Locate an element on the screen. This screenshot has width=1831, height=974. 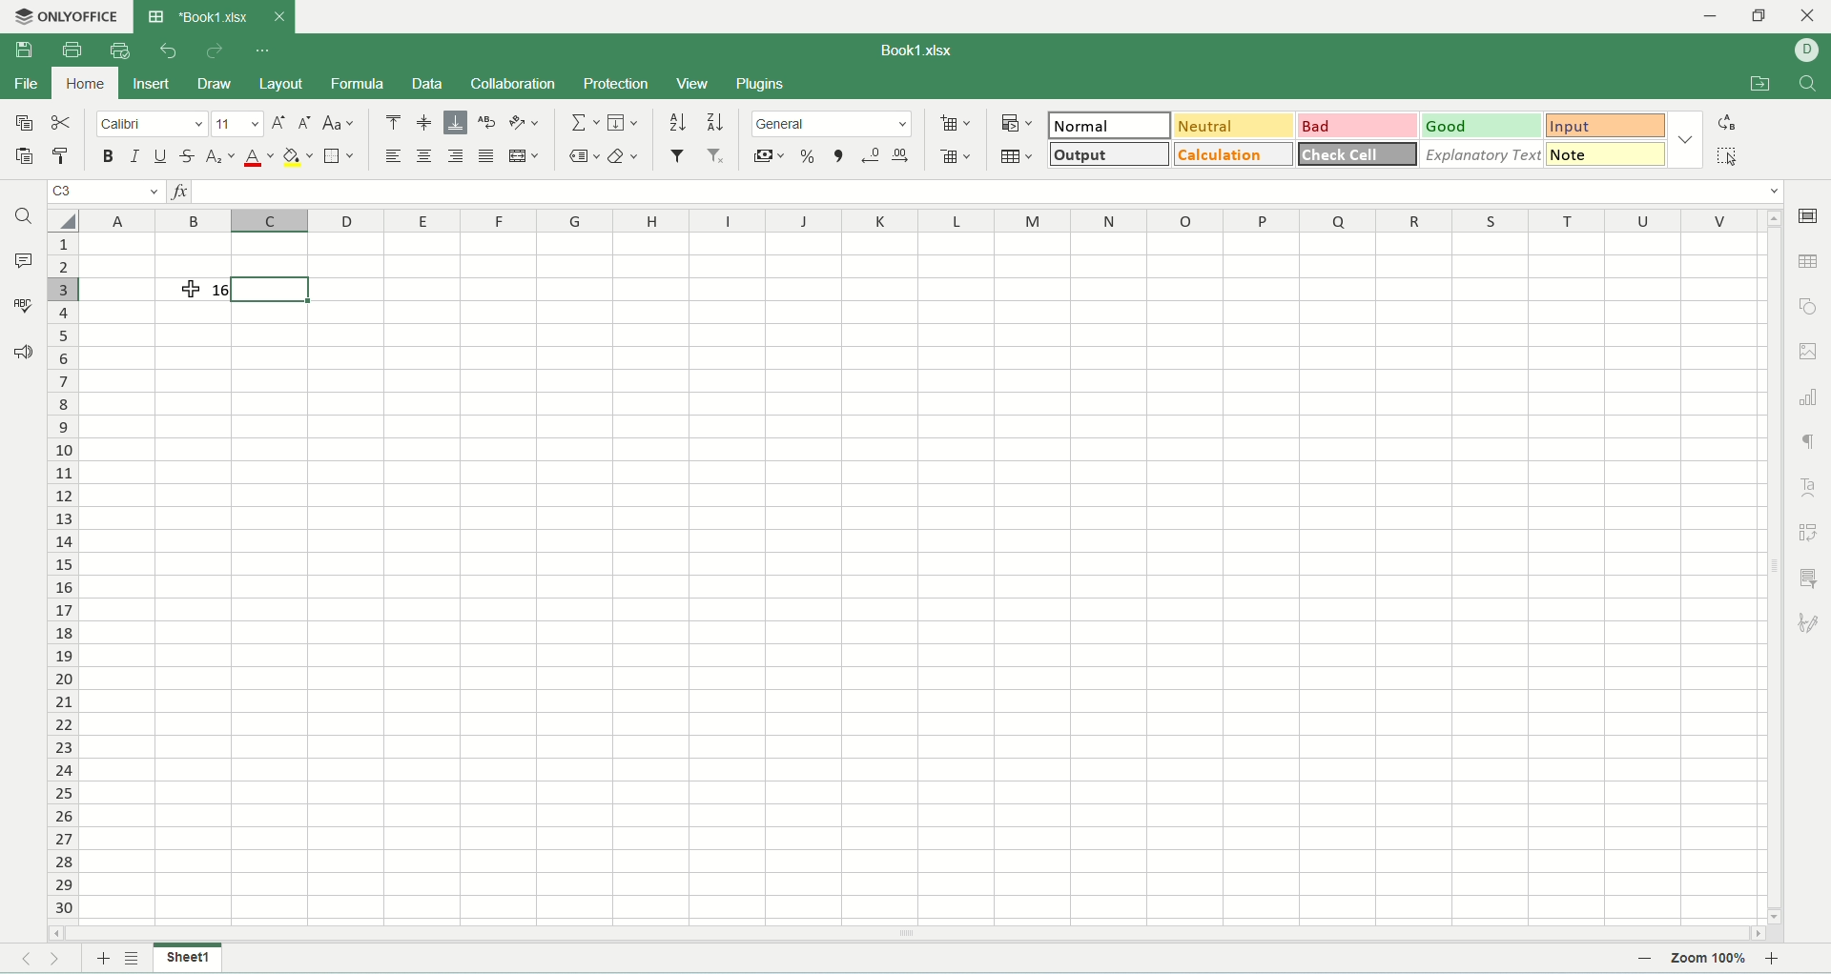
formatting marks is located at coordinates (1807, 442).